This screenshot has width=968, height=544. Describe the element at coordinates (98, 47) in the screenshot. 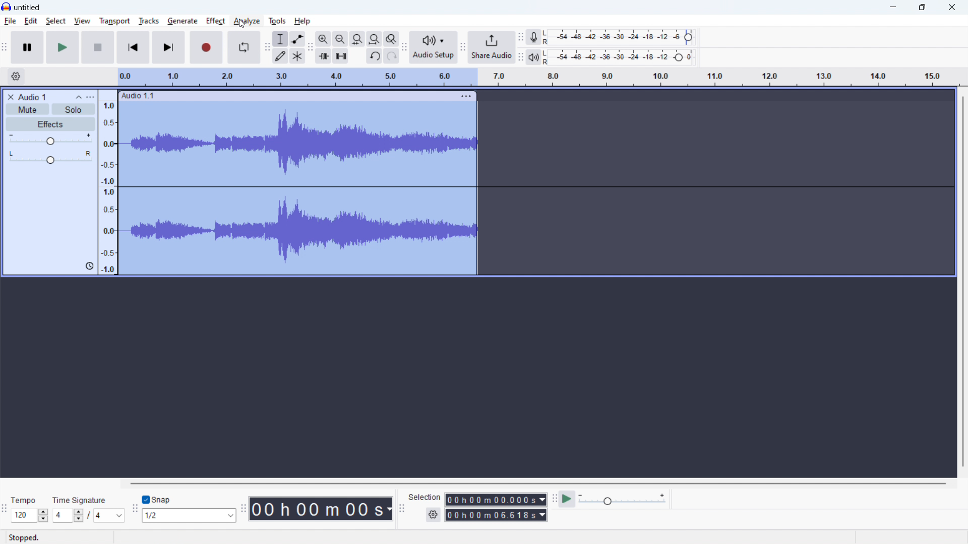

I see `stop` at that location.